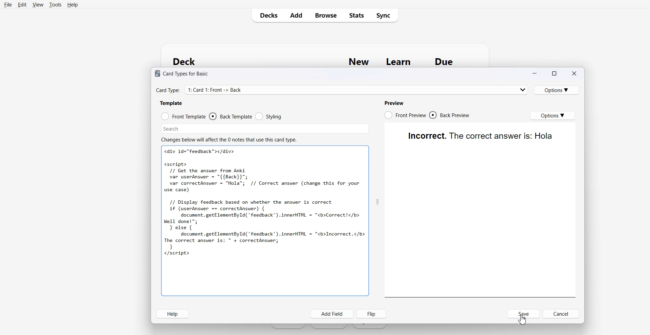 The image size is (650, 335). I want to click on Searcj bar, so click(228, 127).